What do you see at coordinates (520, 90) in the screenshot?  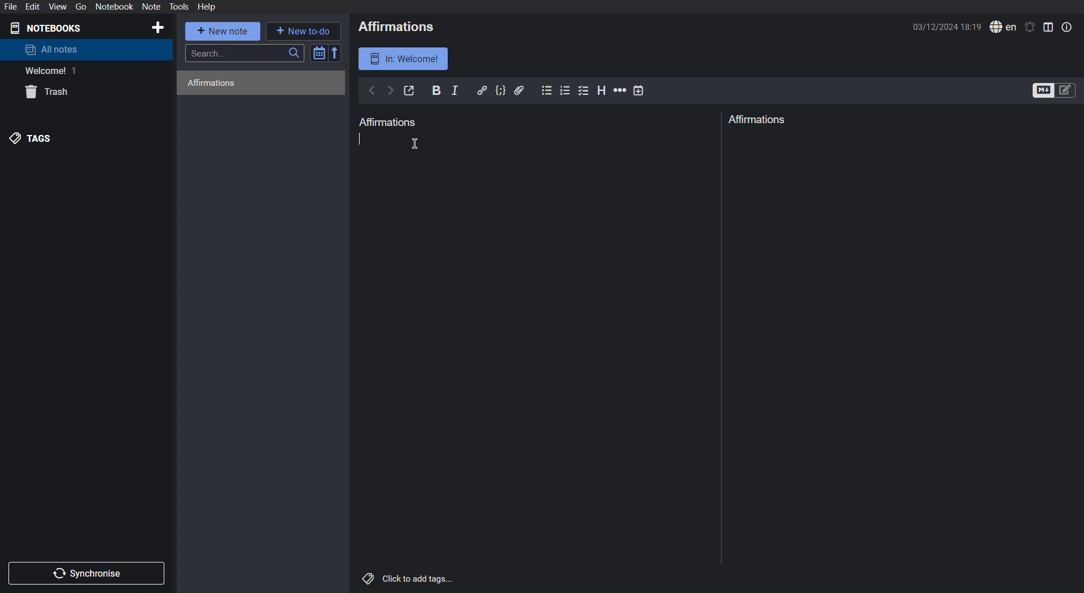 I see `Attach file` at bounding box center [520, 90].